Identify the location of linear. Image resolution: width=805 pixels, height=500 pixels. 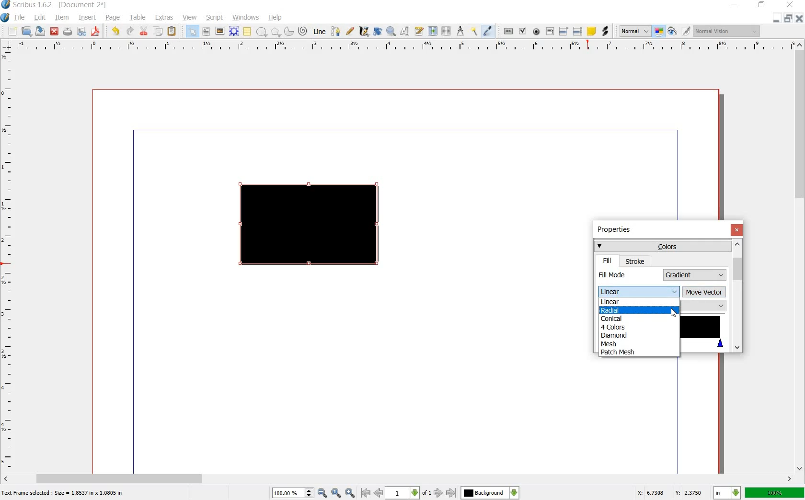
(614, 302).